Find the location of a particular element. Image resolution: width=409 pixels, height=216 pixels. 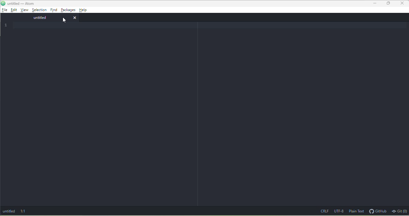

untitled is located at coordinates (10, 212).